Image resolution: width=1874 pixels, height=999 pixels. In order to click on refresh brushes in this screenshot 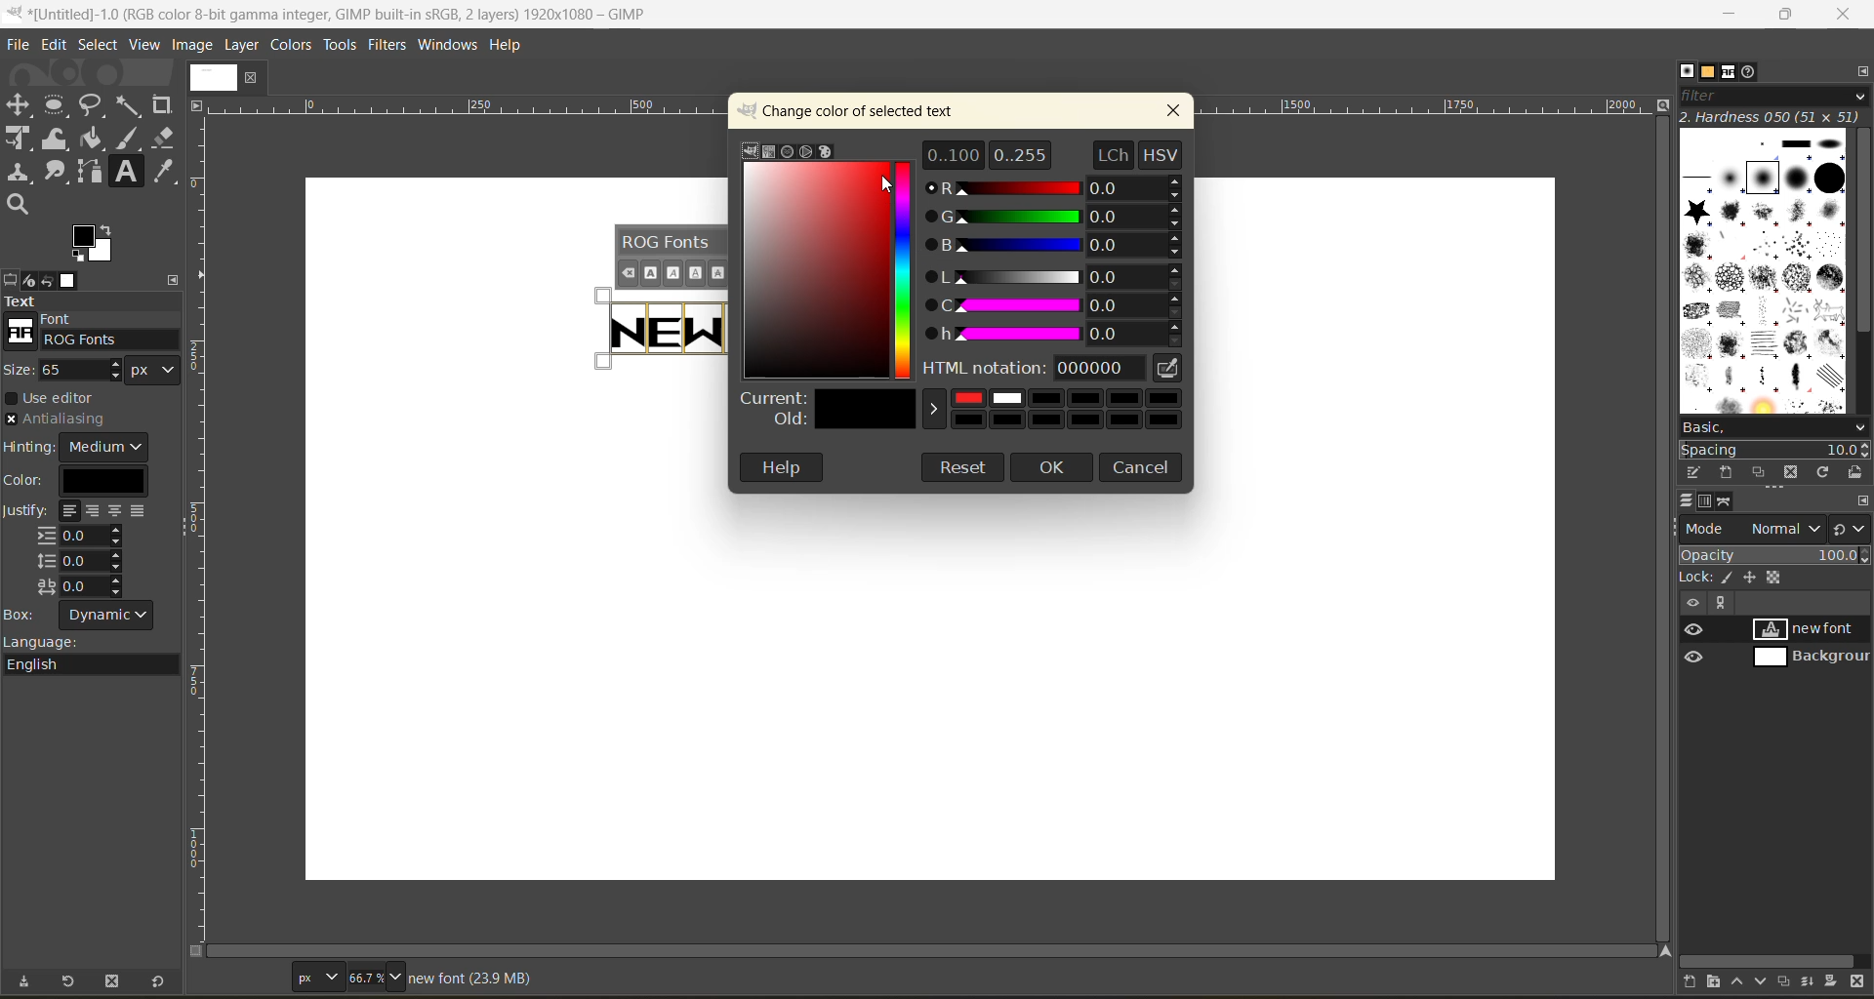, I will do `click(1826, 474)`.